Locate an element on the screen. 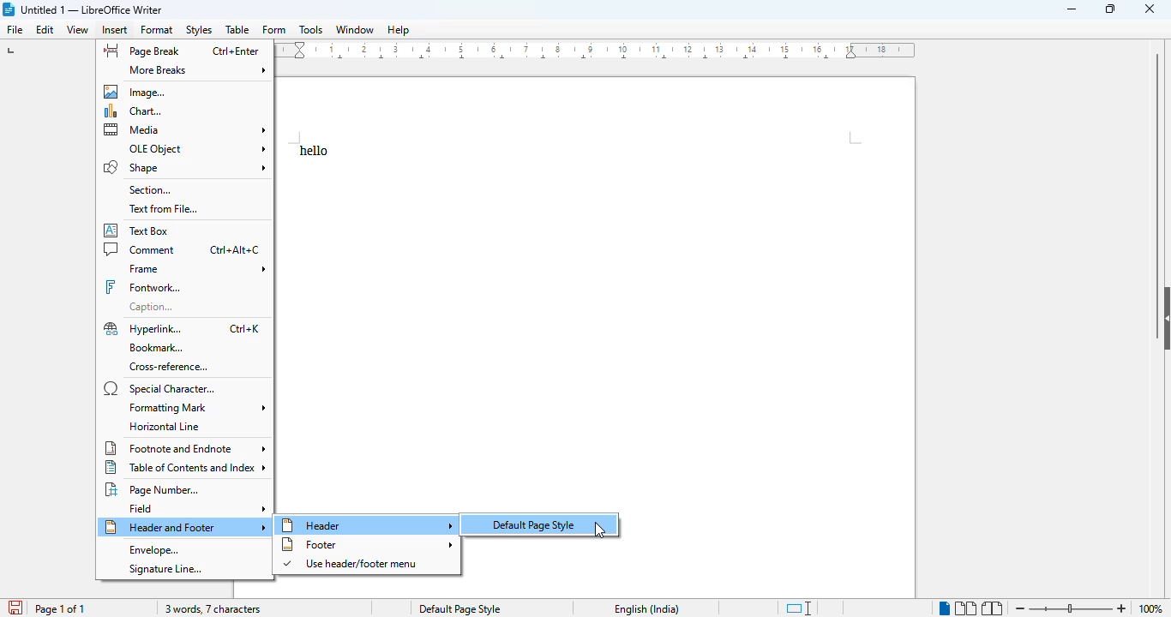 This screenshot has width=1171, height=617. single-page view is located at coordinates (944, 608).